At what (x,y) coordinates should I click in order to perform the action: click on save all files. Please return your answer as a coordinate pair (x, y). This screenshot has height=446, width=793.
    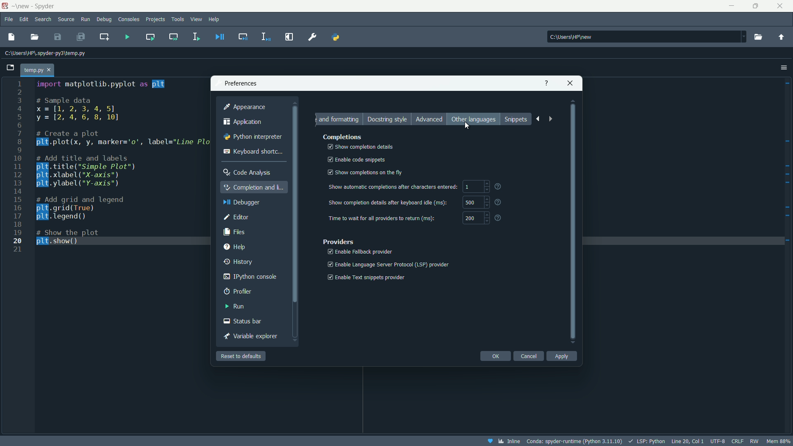
    Looking at the image, I should click on (80, 36).